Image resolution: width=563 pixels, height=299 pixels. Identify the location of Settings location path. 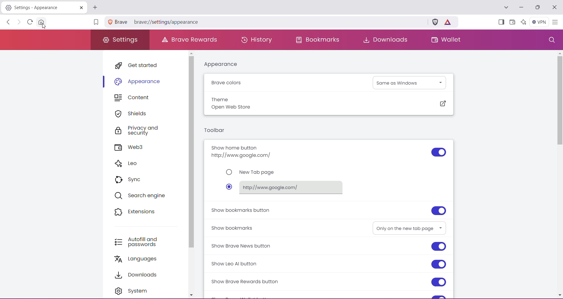
(158, 23).